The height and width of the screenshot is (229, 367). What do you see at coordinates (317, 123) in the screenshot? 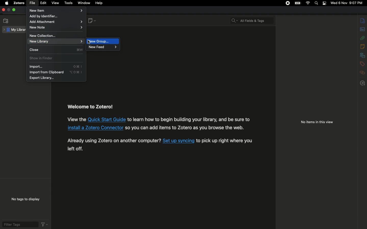
I see `No items in this view` at bounding box center [317, 123].